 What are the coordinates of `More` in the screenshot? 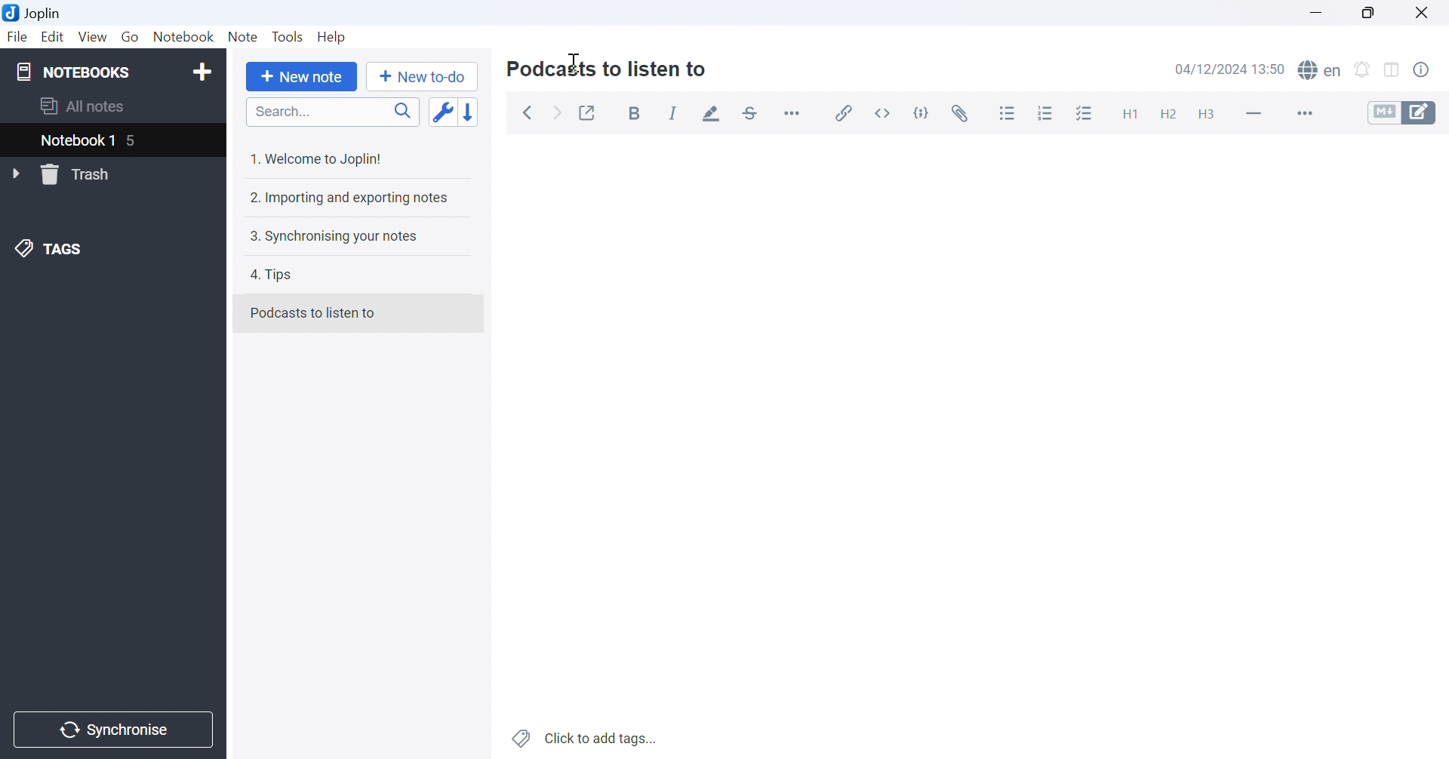 It's located at (1303, 112).